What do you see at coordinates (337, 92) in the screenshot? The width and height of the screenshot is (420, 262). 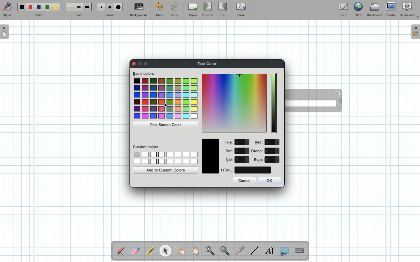 I see `Rotate` at bounding box center [337, 92].